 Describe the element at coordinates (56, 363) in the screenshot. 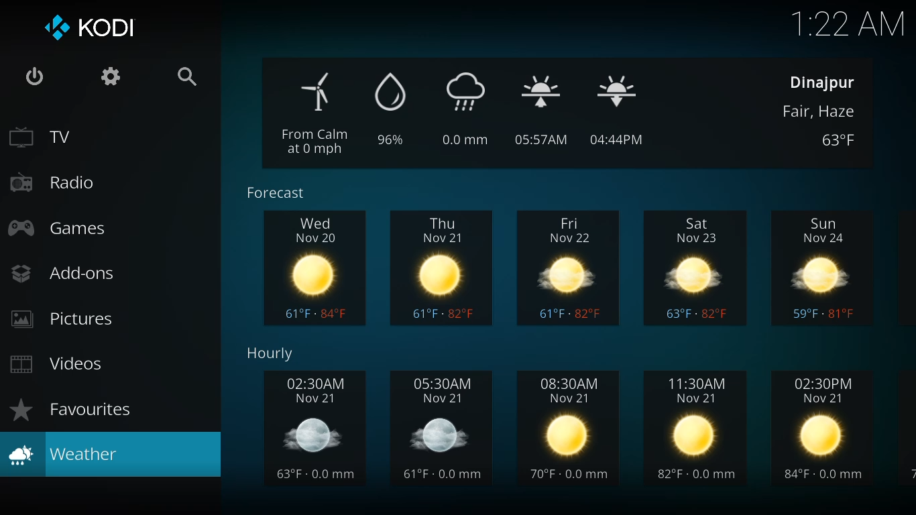

I see `videos` at that location.